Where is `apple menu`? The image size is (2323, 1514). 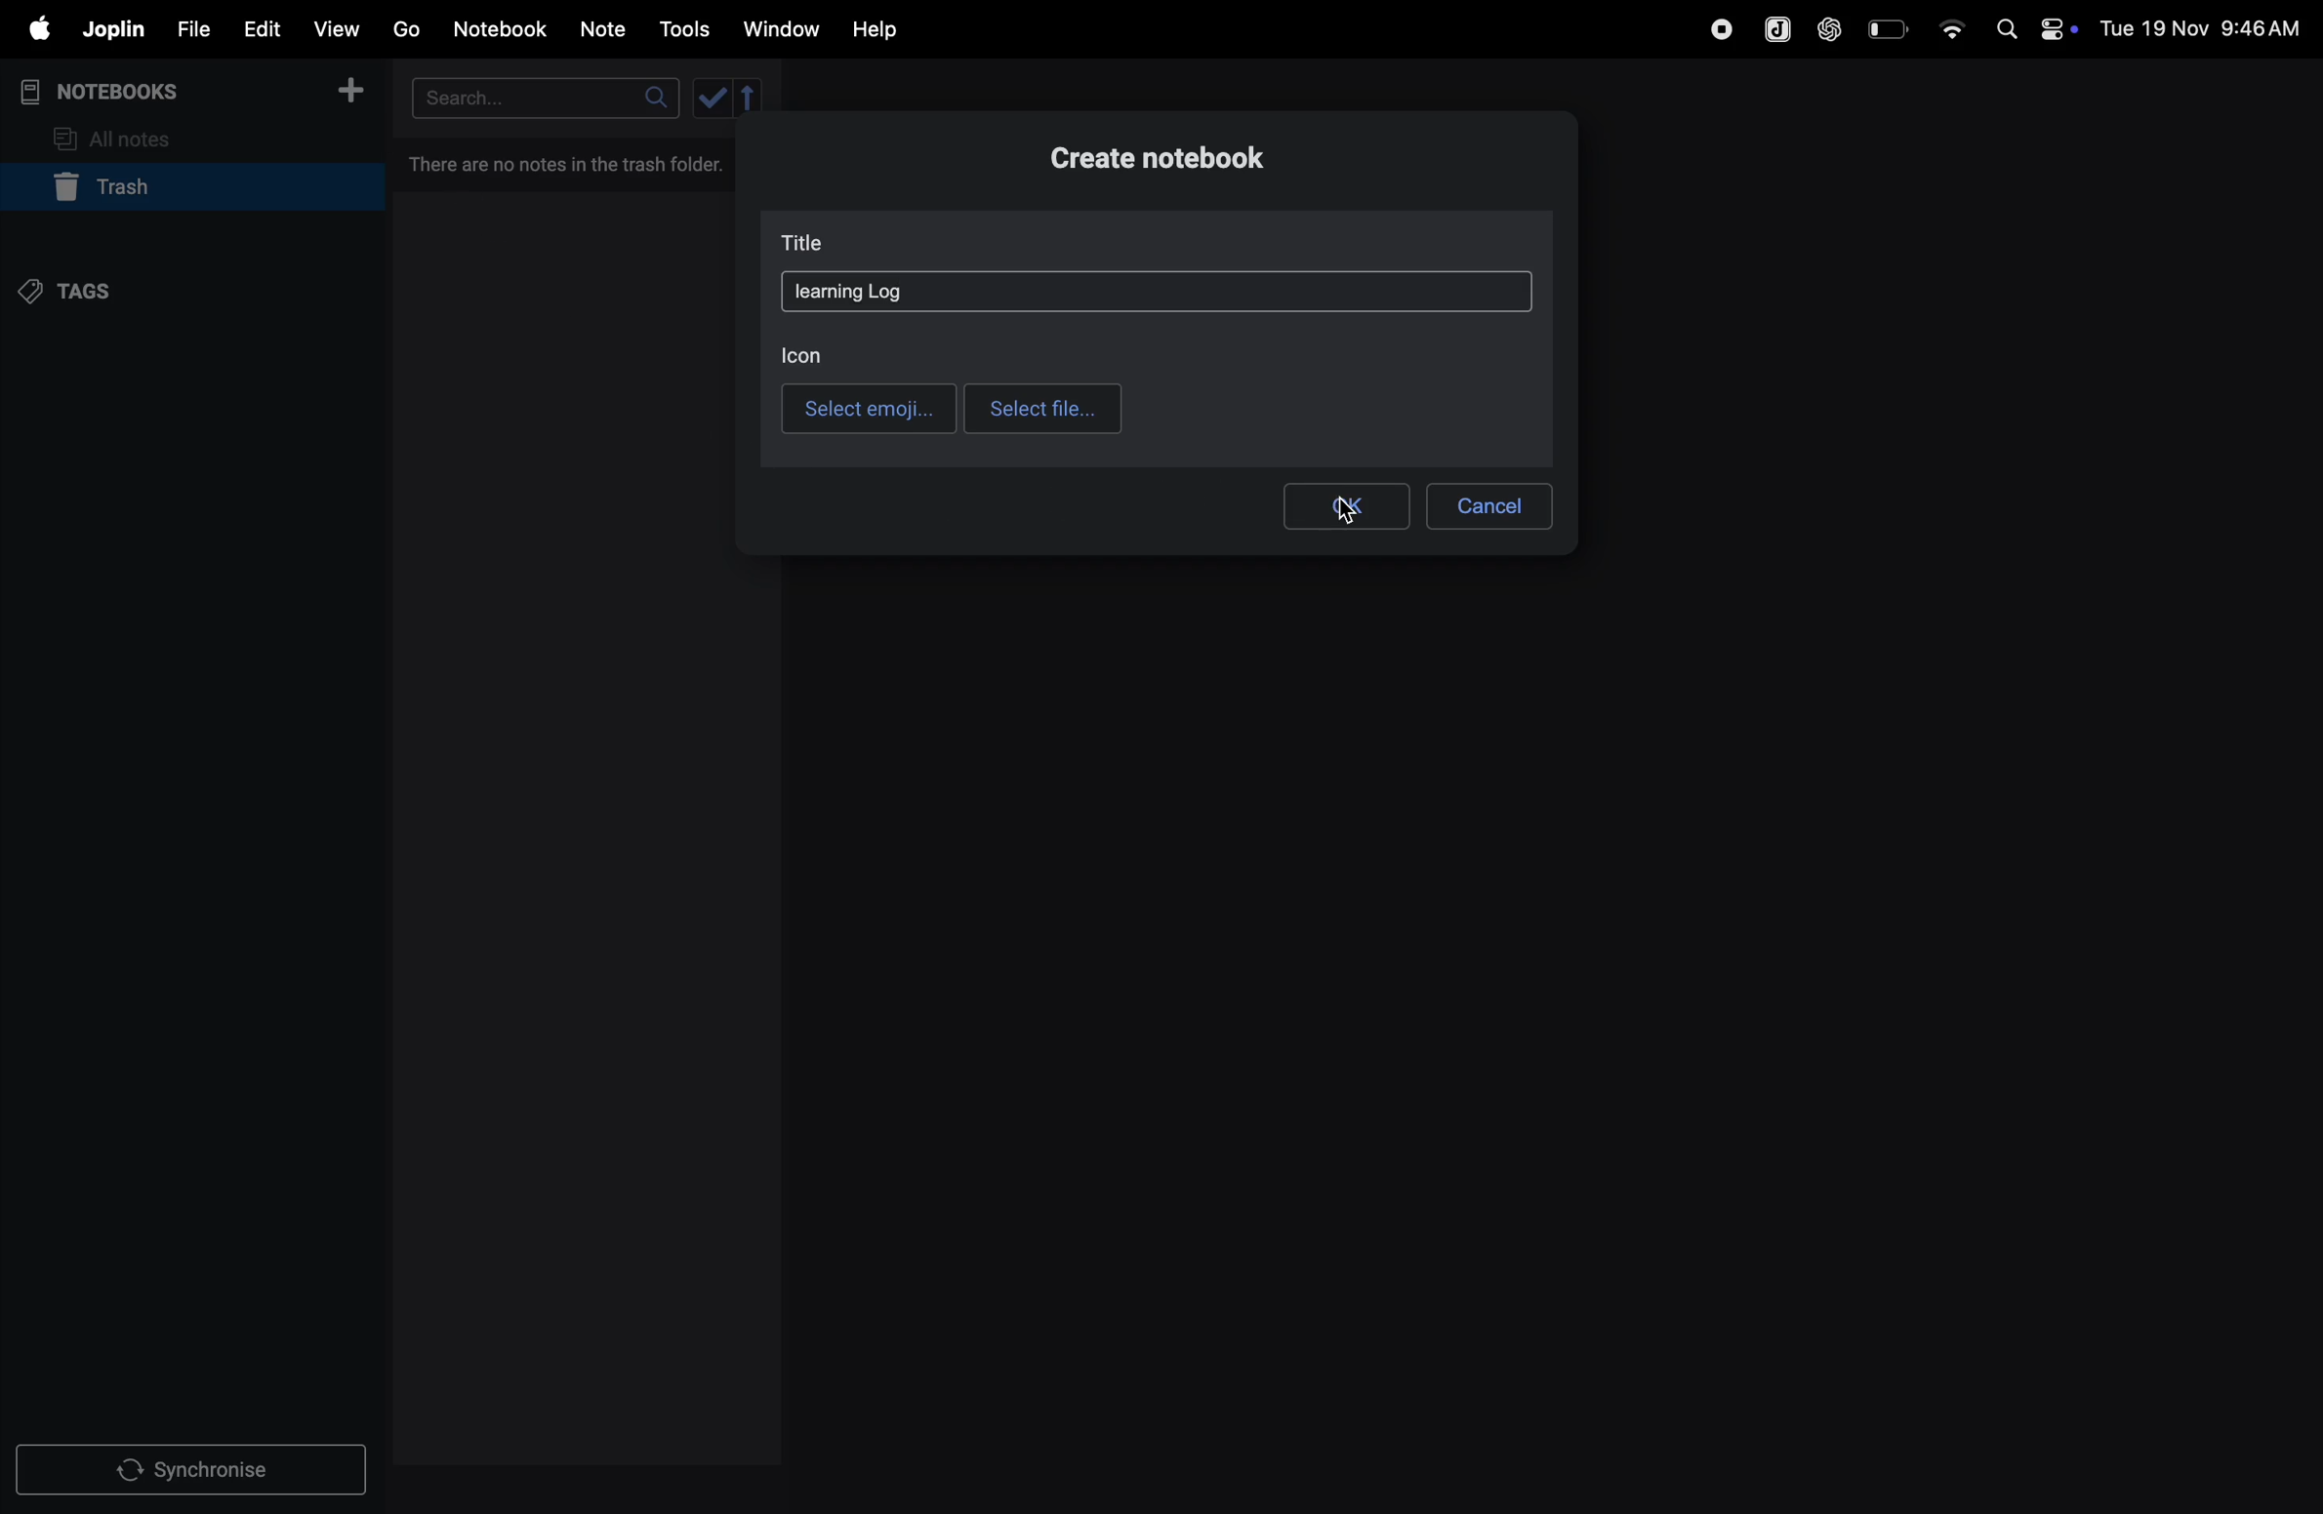 apple menu is located at coordinates (31, 30).